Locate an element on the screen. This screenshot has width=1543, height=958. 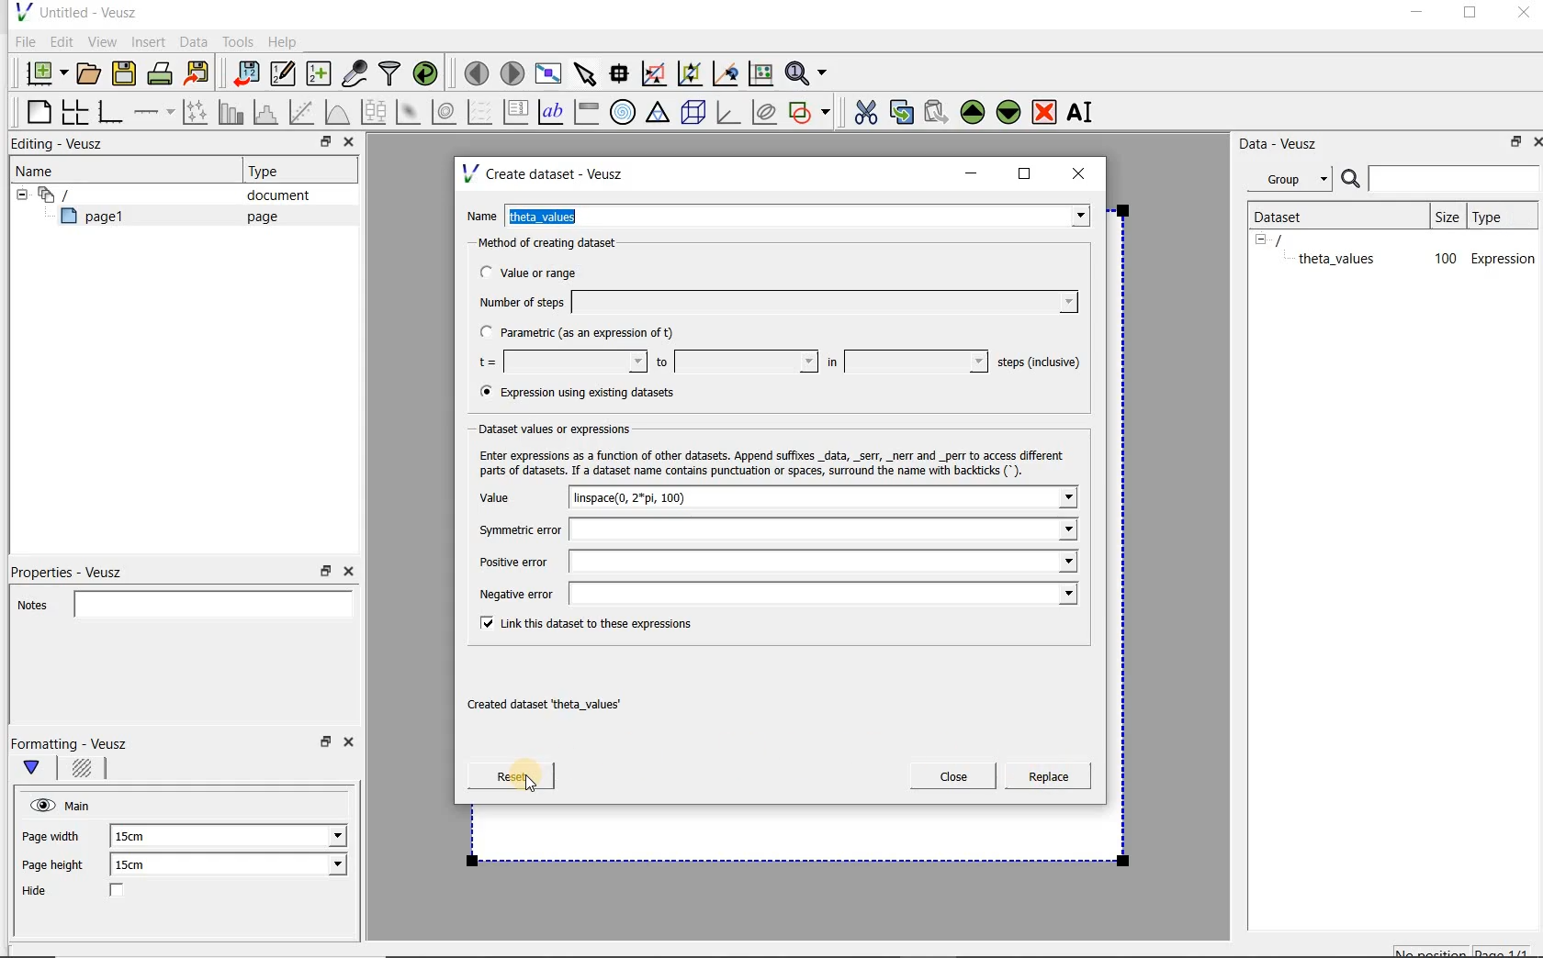
plot a vector field is located at coordinates (480, 110).